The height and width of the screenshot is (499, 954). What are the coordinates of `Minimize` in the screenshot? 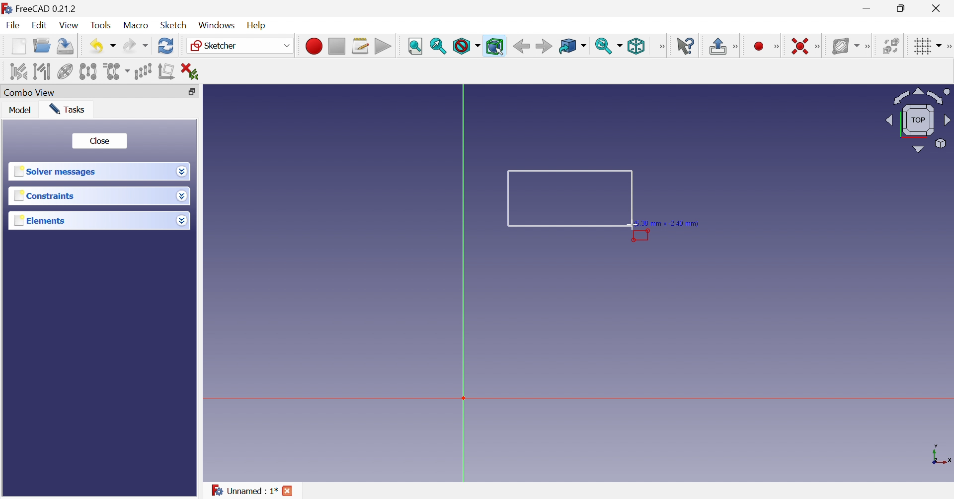 It's located at (870, 7).